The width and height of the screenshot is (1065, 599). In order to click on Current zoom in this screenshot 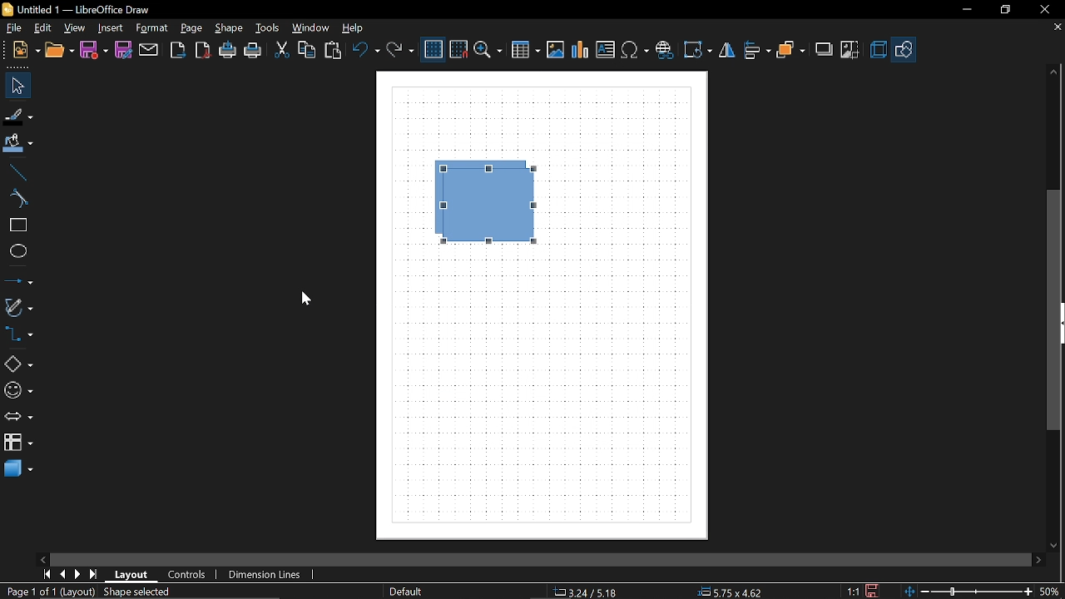, I will do `click(1048, 591)`.